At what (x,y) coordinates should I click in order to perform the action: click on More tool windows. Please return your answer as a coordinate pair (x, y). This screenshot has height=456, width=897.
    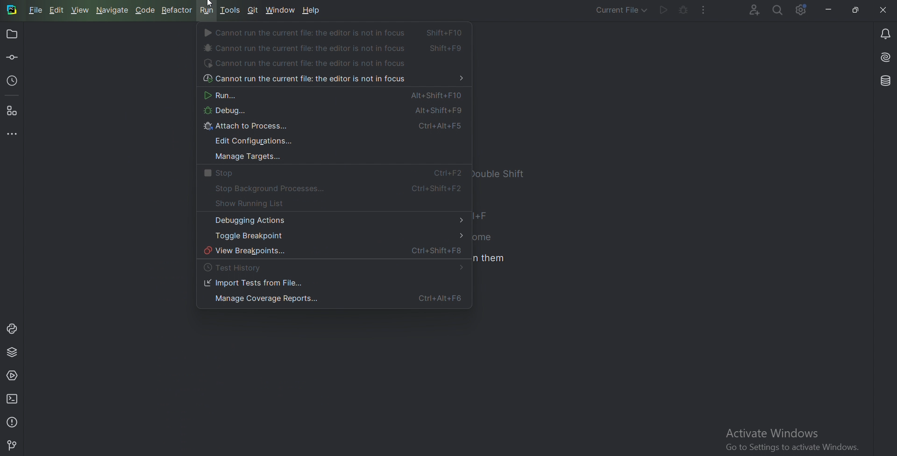
    Looking at the image, I should click on (13, 134).